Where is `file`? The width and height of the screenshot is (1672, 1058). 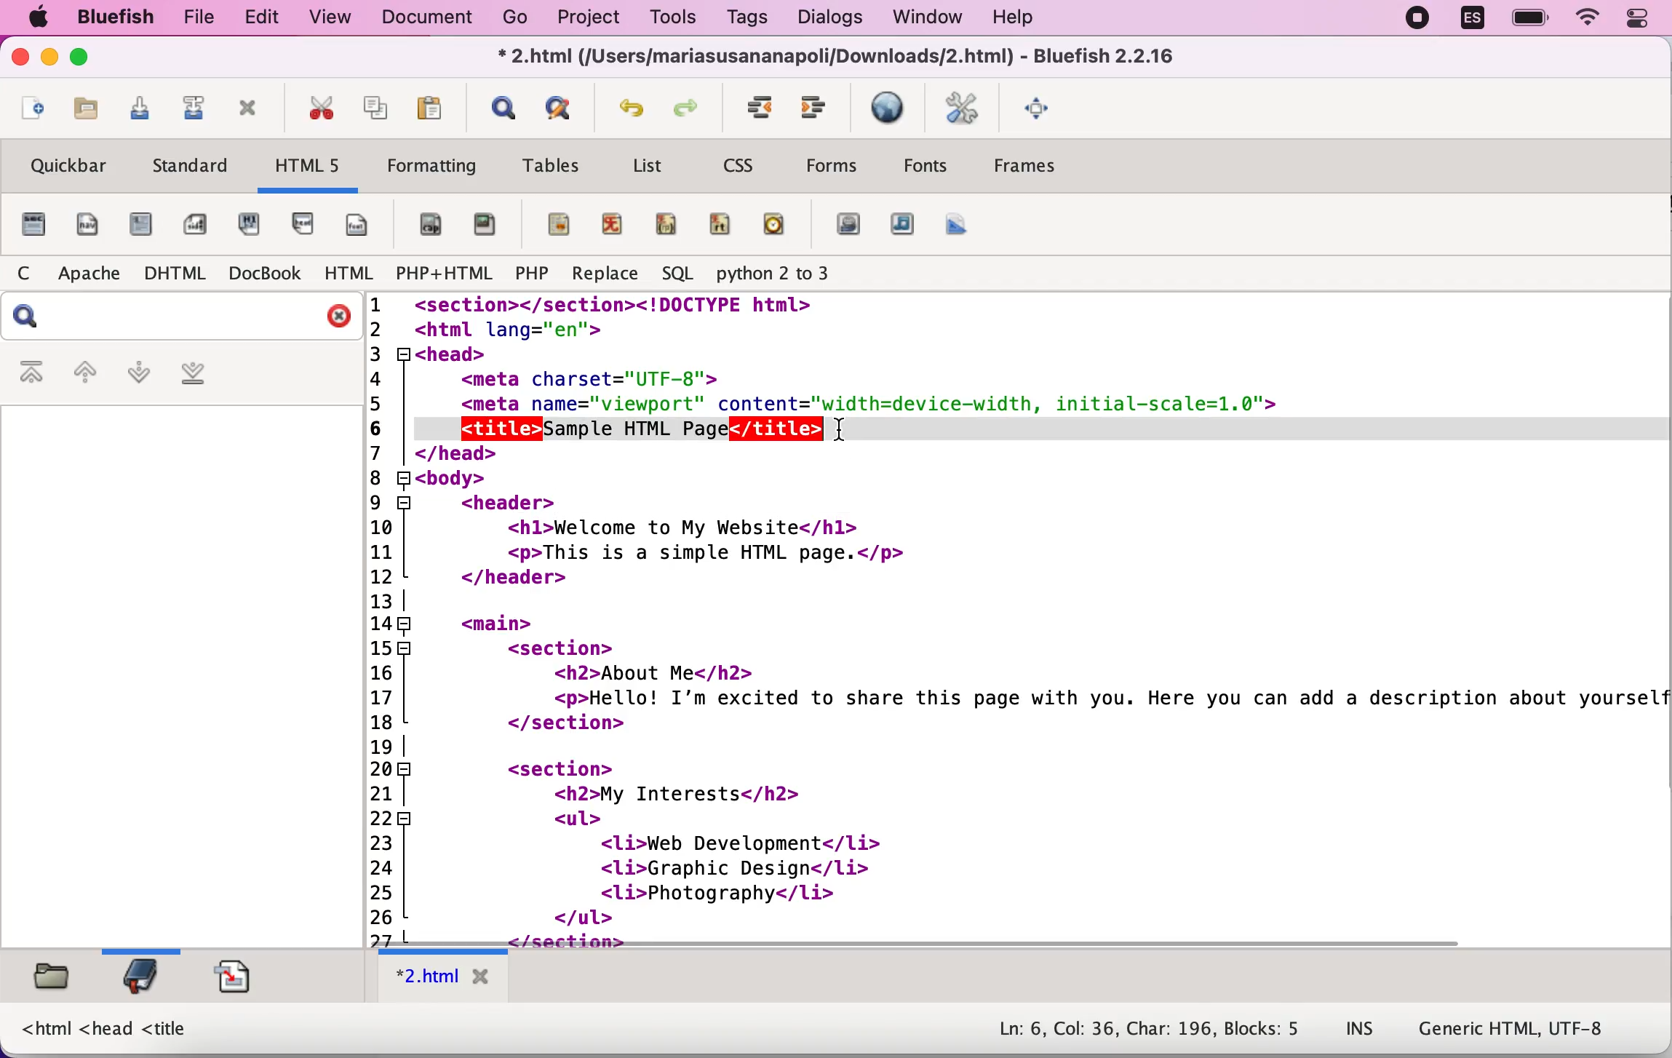 file is located at coordinates (204, 18).